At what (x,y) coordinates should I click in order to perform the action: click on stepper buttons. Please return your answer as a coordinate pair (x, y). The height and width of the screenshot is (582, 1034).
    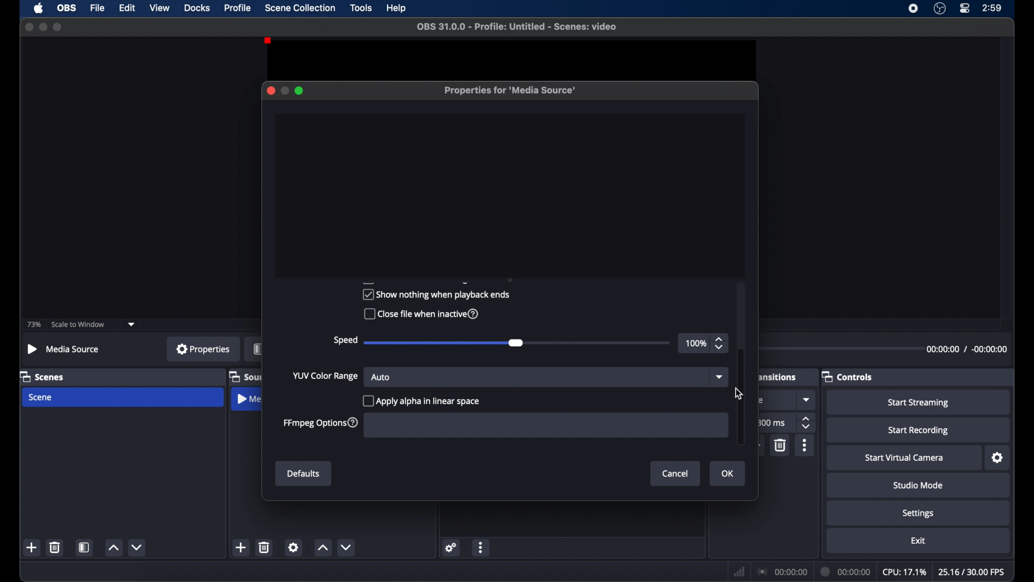
    Looking at the image, I should click on (807, 422).